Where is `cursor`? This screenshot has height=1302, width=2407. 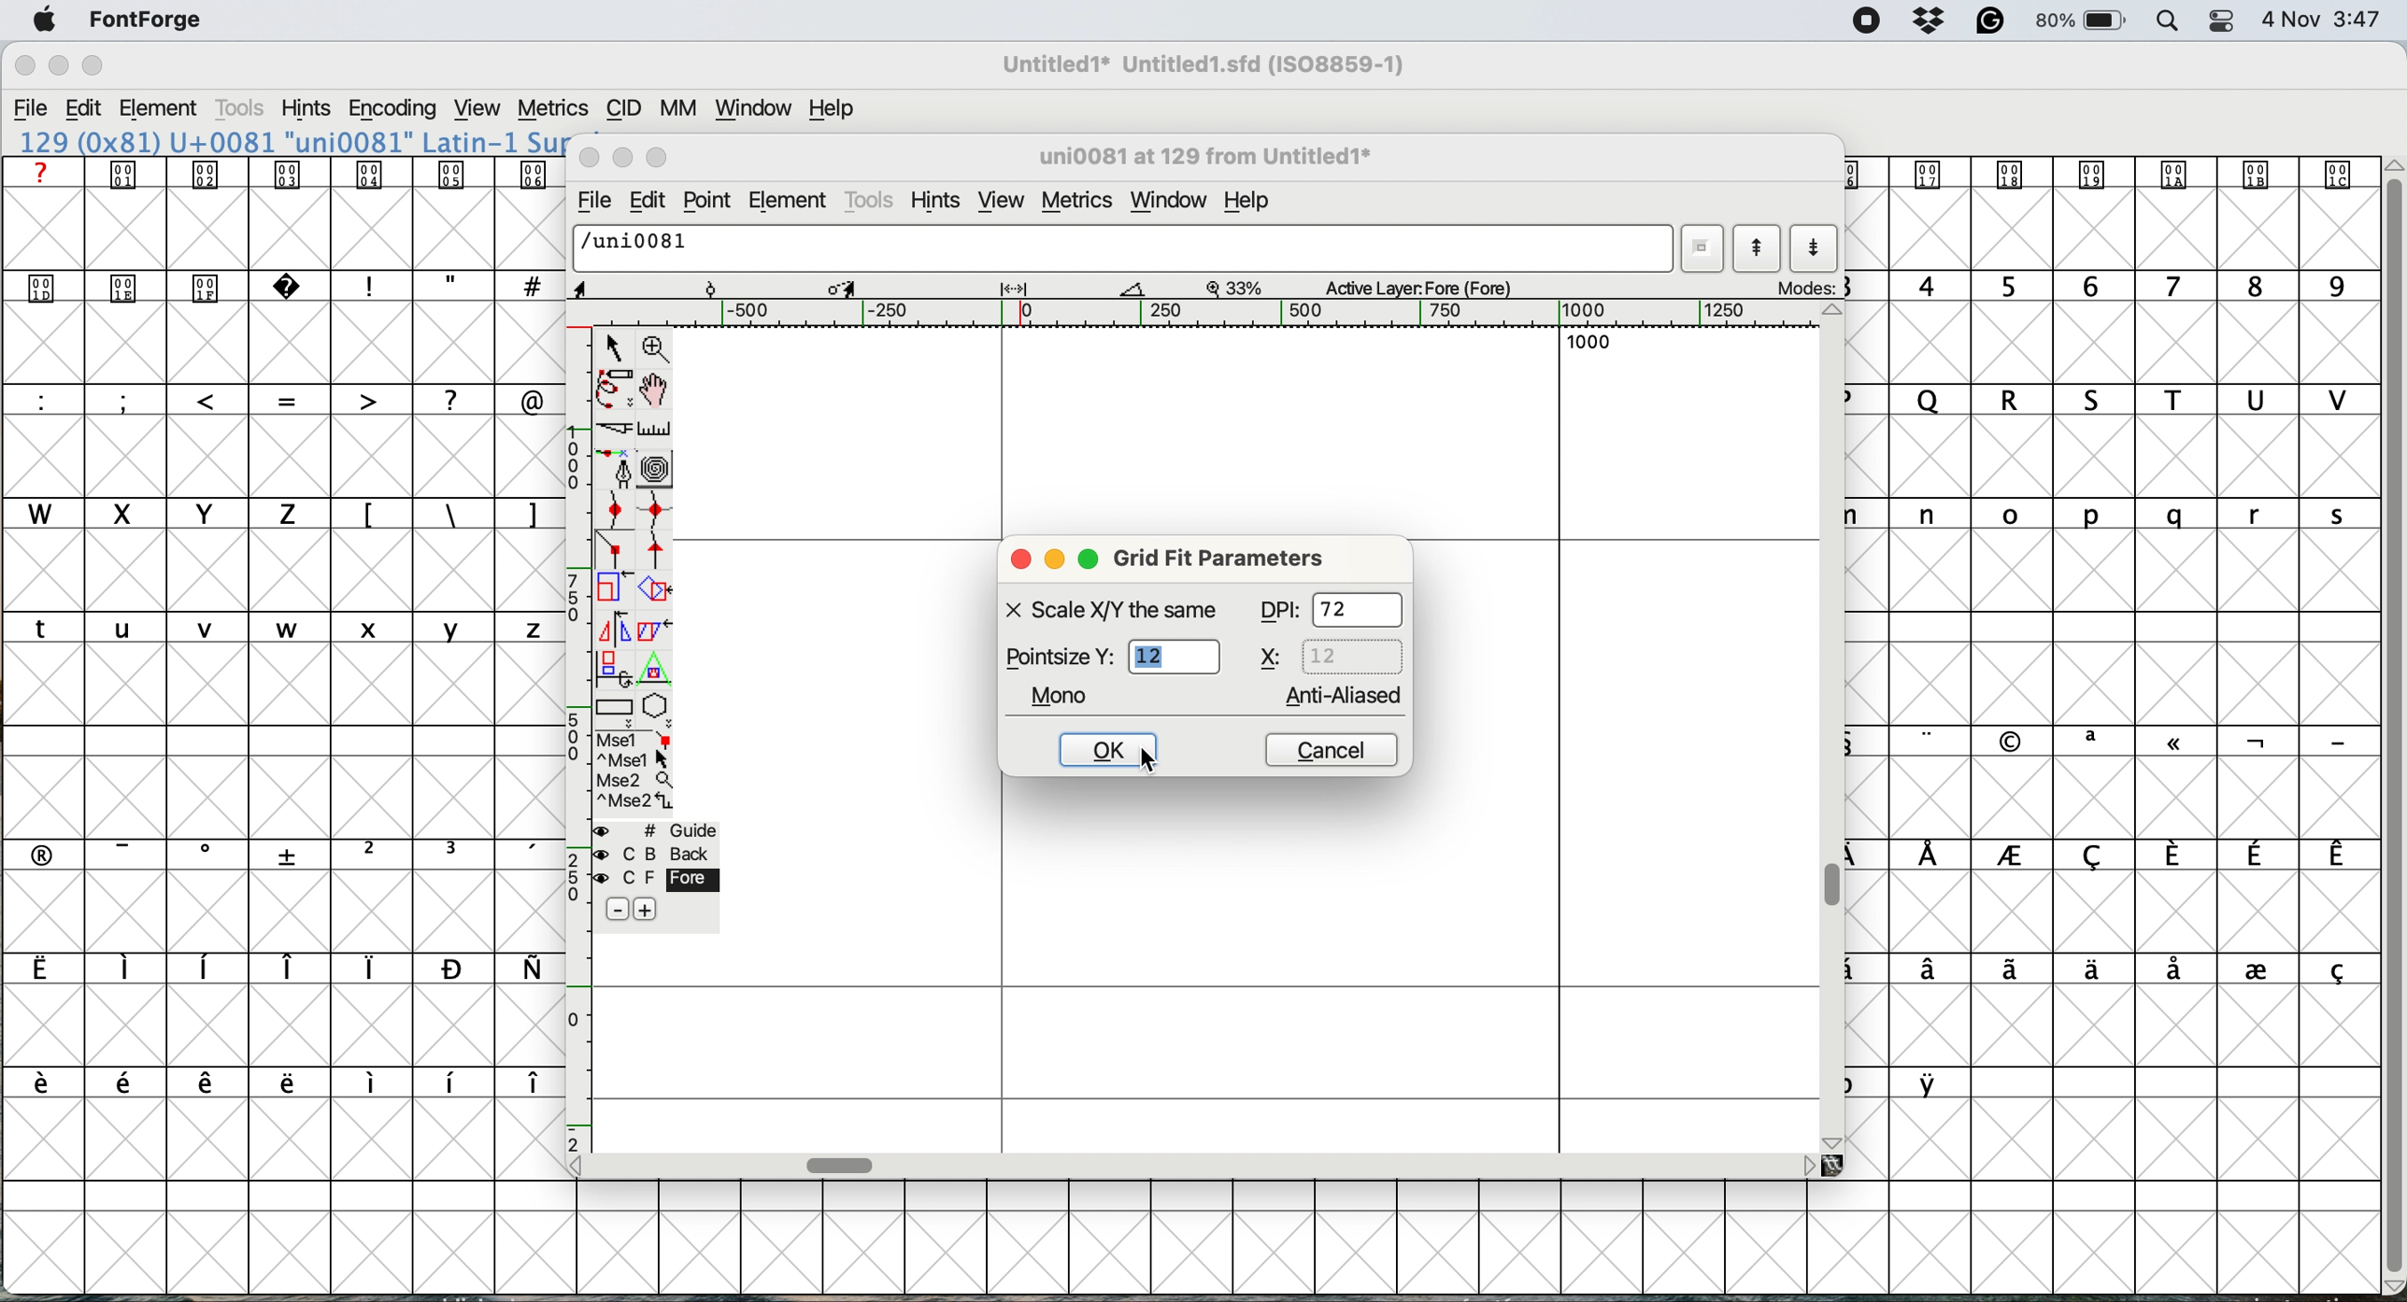 cursor is located at coordinates (1154, 761).